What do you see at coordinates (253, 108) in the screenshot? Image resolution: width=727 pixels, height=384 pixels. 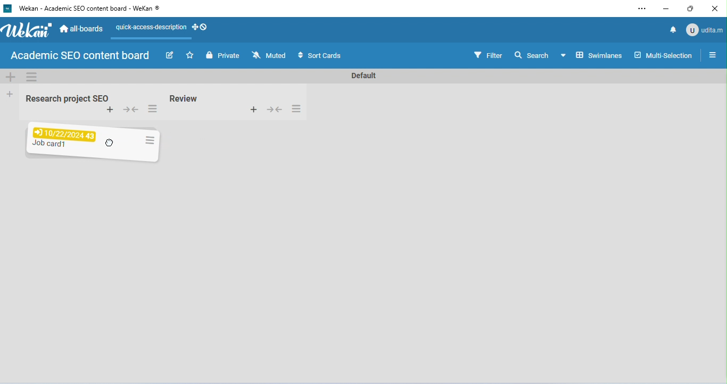 I see `add card to top of list` at bounding box center [253, 108].